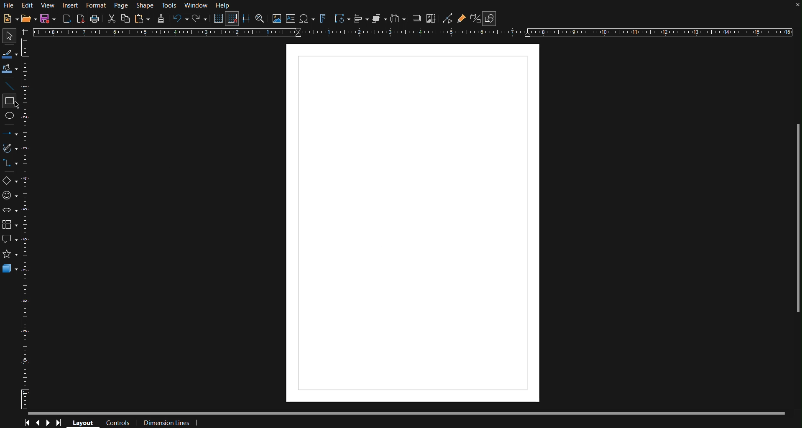  Describe the element at coordinates (11, 148) in the screenshot. I see `Curves and Polygons` at that location.